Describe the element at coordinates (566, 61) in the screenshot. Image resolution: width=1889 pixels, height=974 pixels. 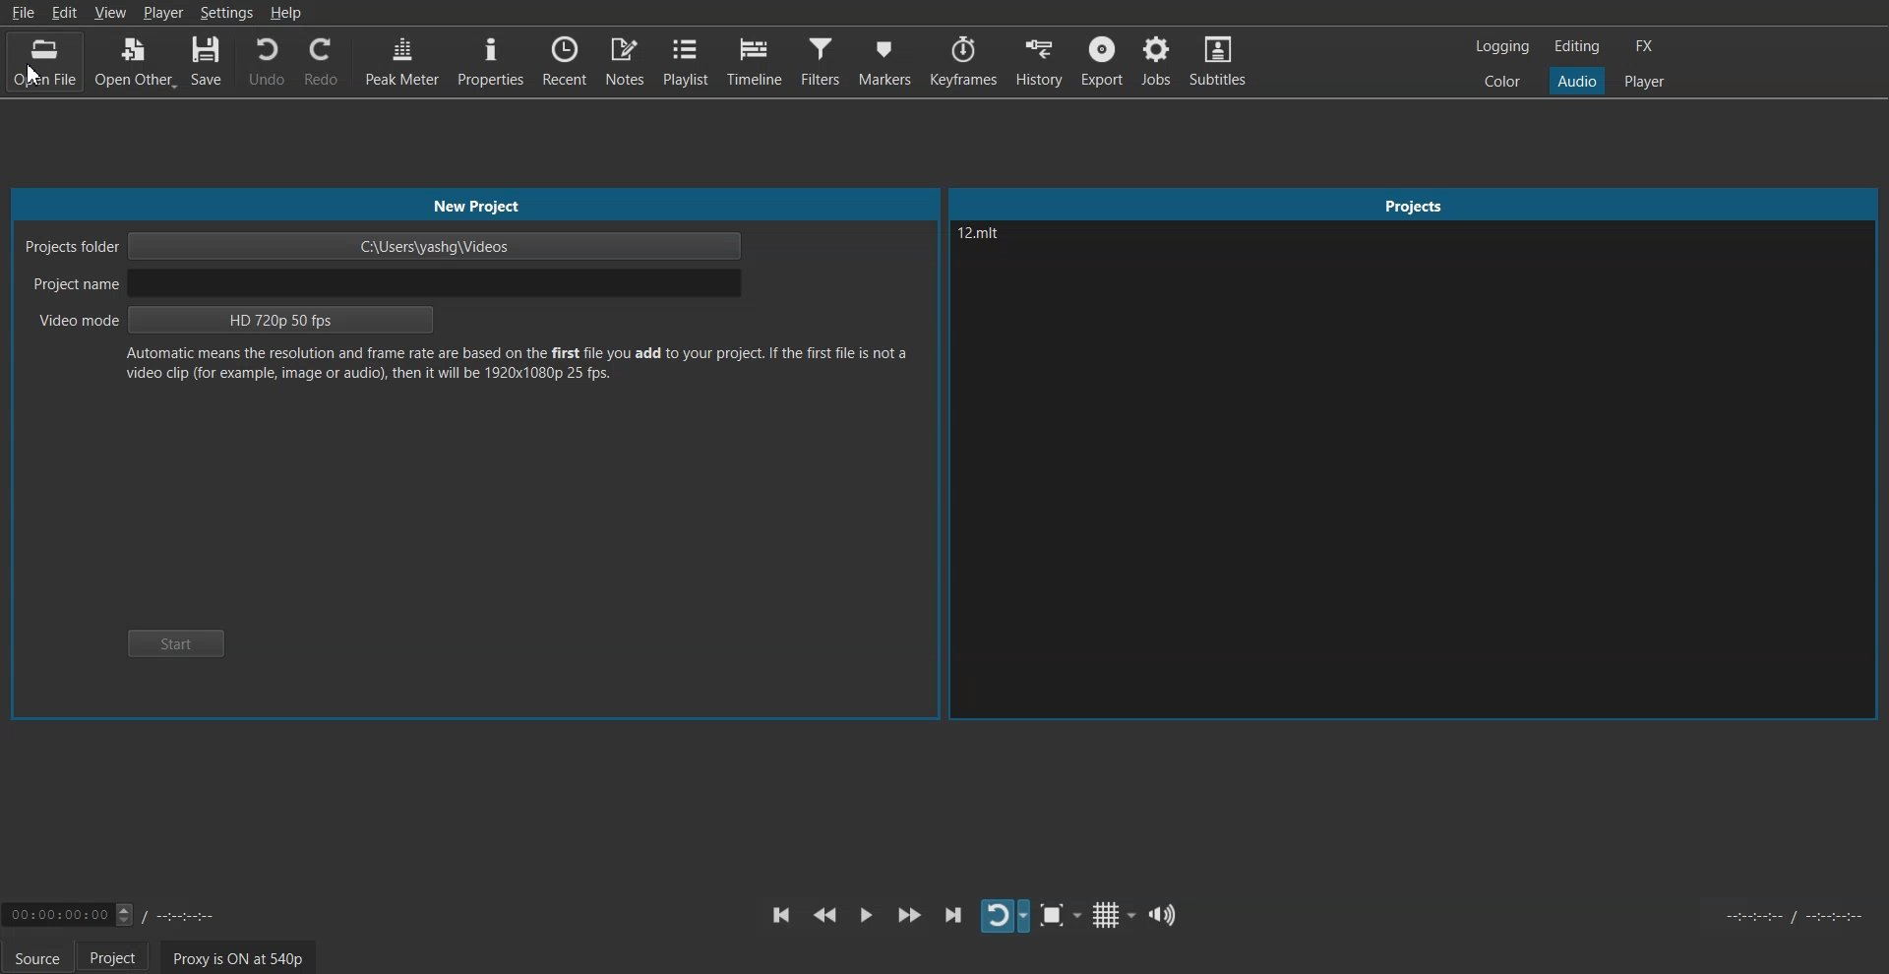
I see `Recent` at that location.